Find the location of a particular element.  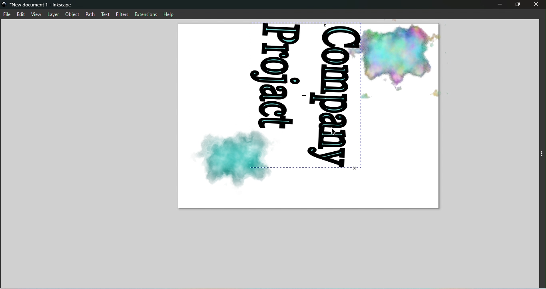

Edit is located at coordinates (22, 14).